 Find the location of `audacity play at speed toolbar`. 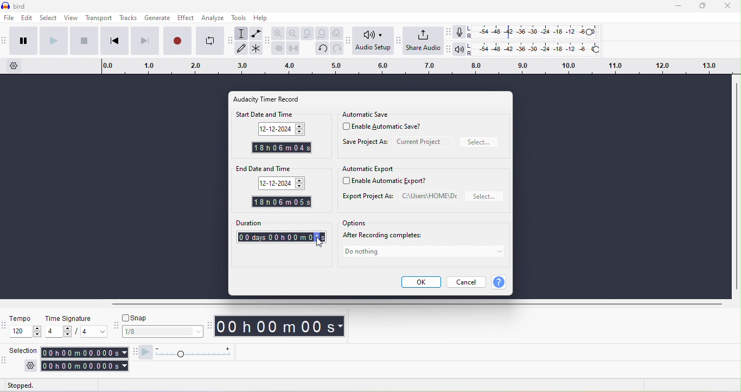

audacity play at speed toolbar is located at coordinates (145, 352).